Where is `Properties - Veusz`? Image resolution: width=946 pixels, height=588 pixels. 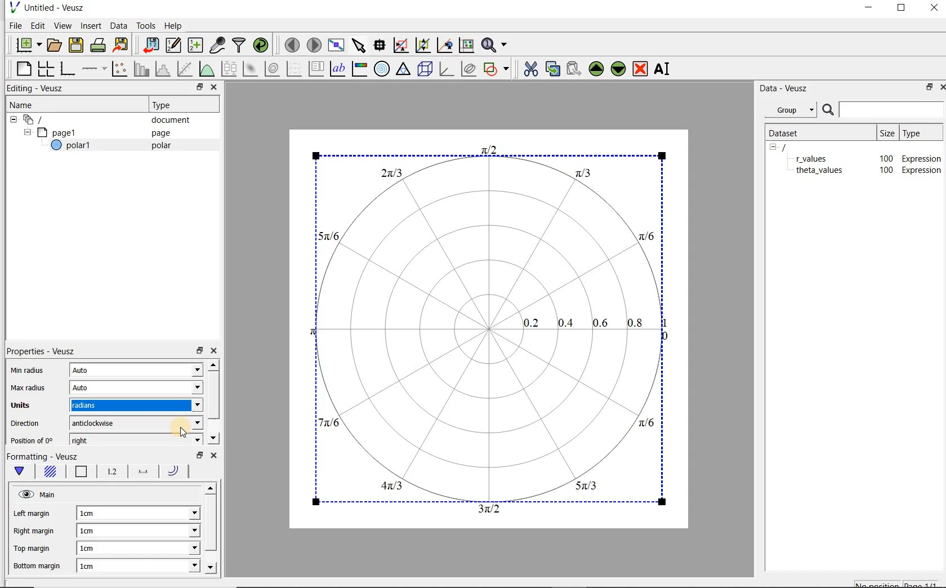 Properties - Veusz is located at coordinates (43, 351).